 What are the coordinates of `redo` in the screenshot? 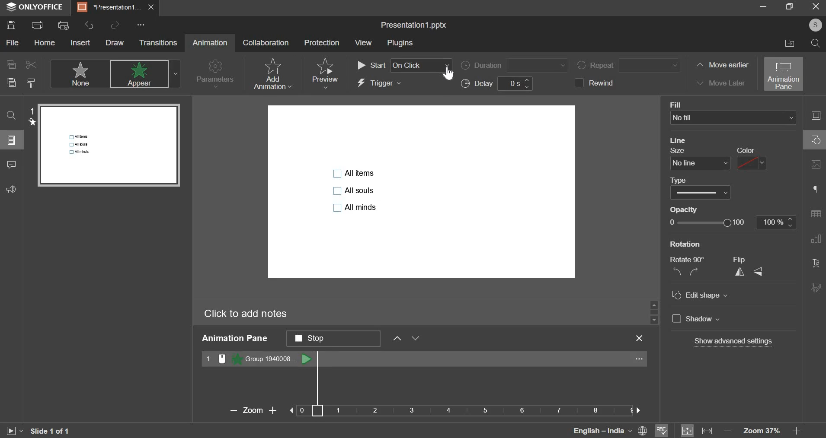 It's located at (114, 24).